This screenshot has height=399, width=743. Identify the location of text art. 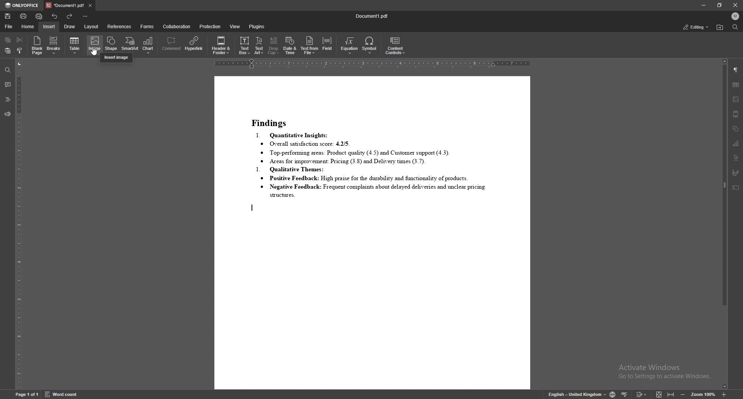
(736, 158).